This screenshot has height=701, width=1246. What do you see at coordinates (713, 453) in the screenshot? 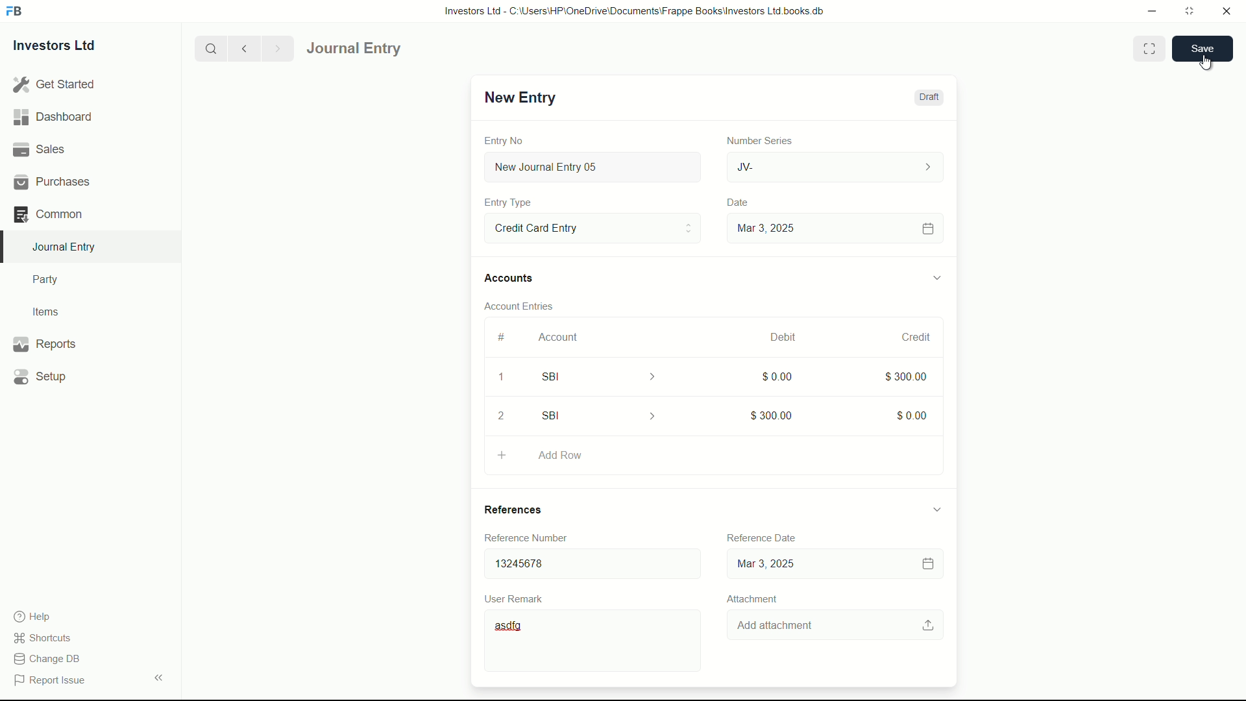
I see `Add Row` at bounding box center [713, 453].